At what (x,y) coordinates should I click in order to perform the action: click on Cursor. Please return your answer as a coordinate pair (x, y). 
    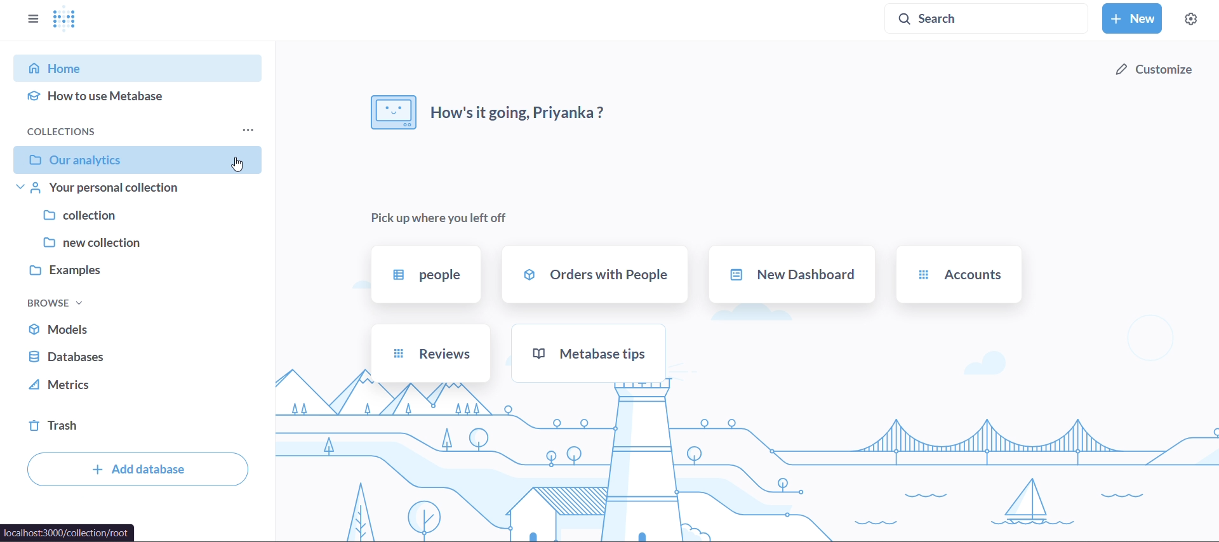
    Looking at the image, I should click on (234, 163).